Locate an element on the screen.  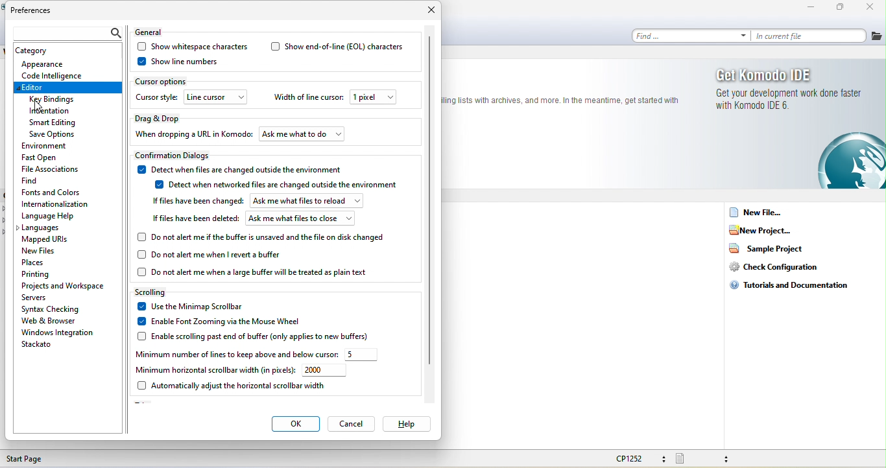
mapped urls is located at coordinates (48, 240).